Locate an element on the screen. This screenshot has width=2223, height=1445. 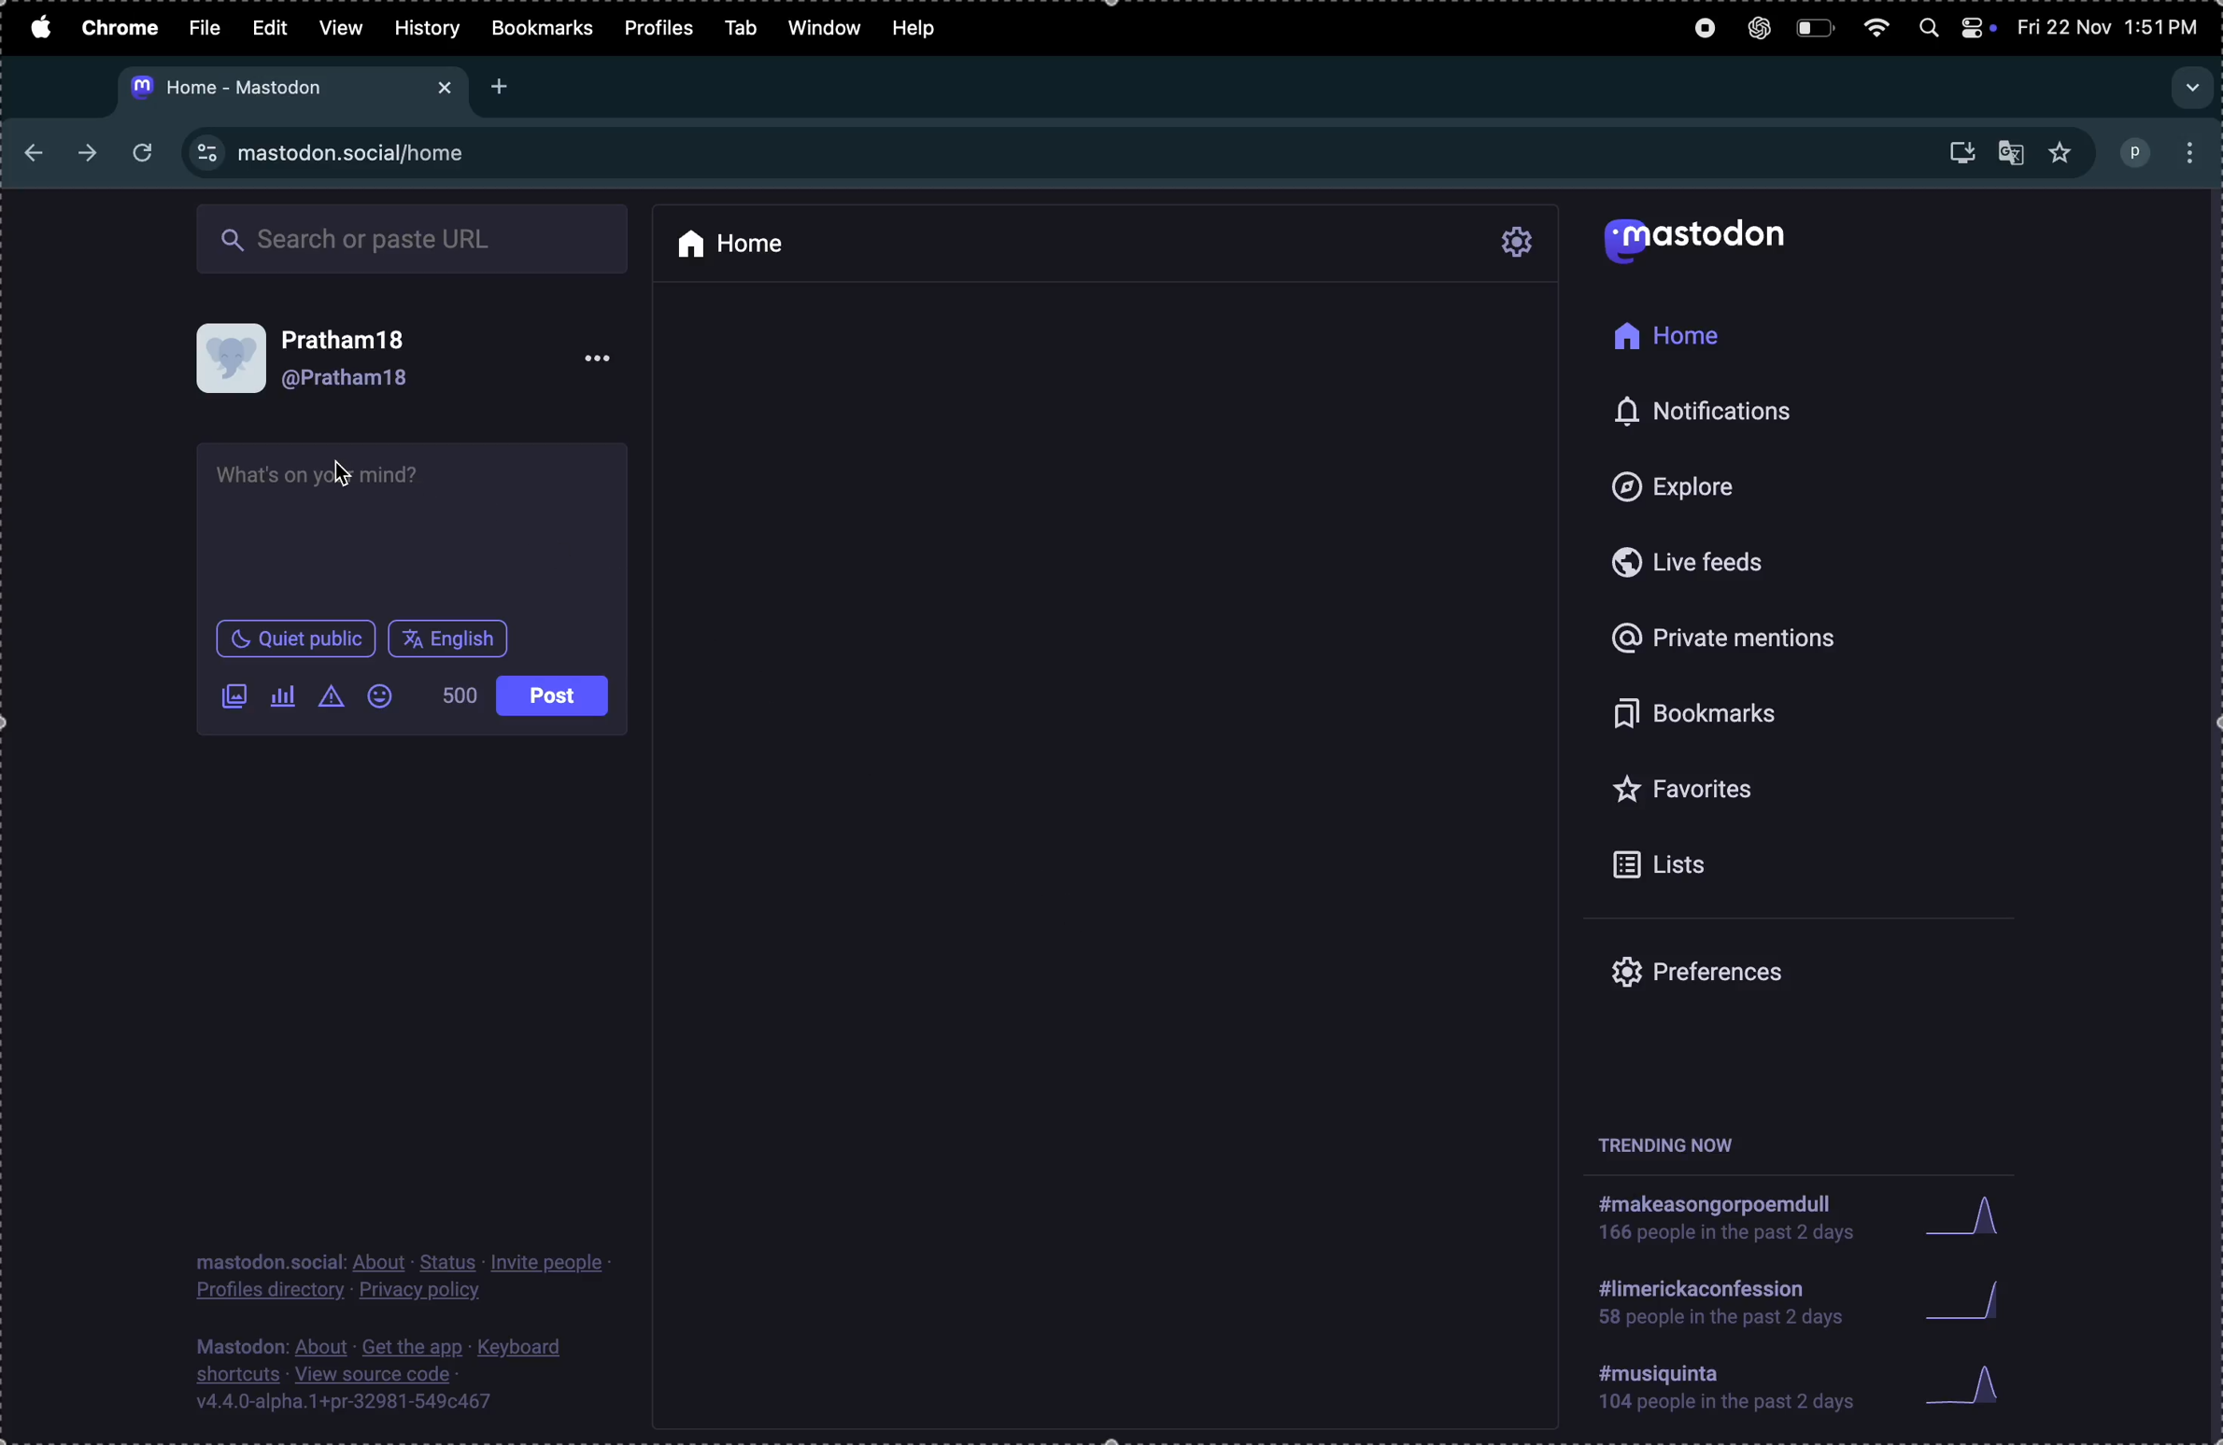
prefrences is located at coordinates (1735, 971).